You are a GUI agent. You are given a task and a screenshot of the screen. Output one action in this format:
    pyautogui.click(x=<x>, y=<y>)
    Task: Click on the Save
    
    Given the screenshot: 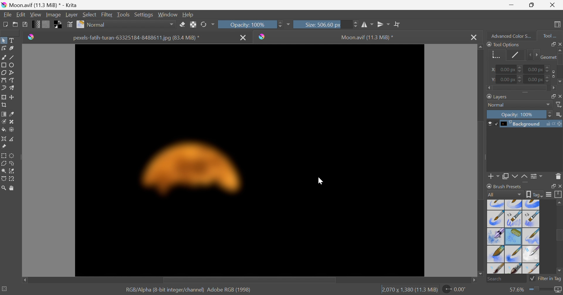 What is the action you would take?
    pyautogui.click(x=25, y=24)
    